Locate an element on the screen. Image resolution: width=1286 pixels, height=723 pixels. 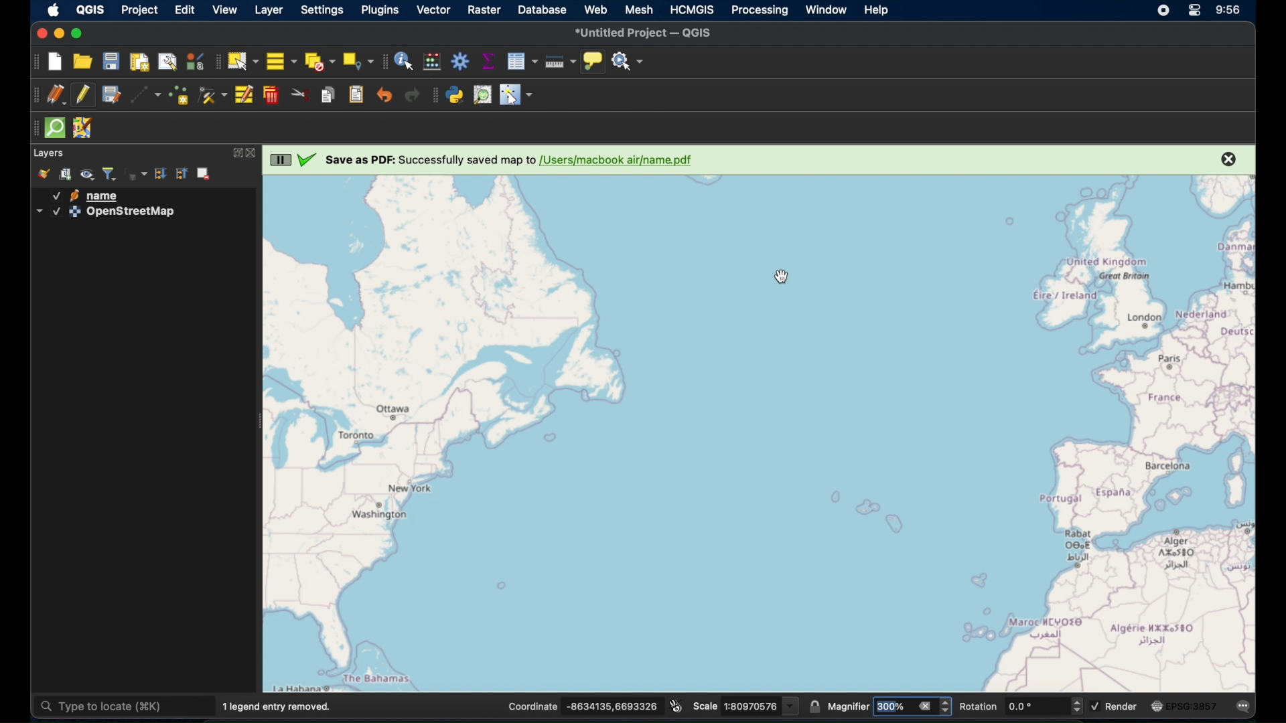
messages is located at coordinates (1245, 707).